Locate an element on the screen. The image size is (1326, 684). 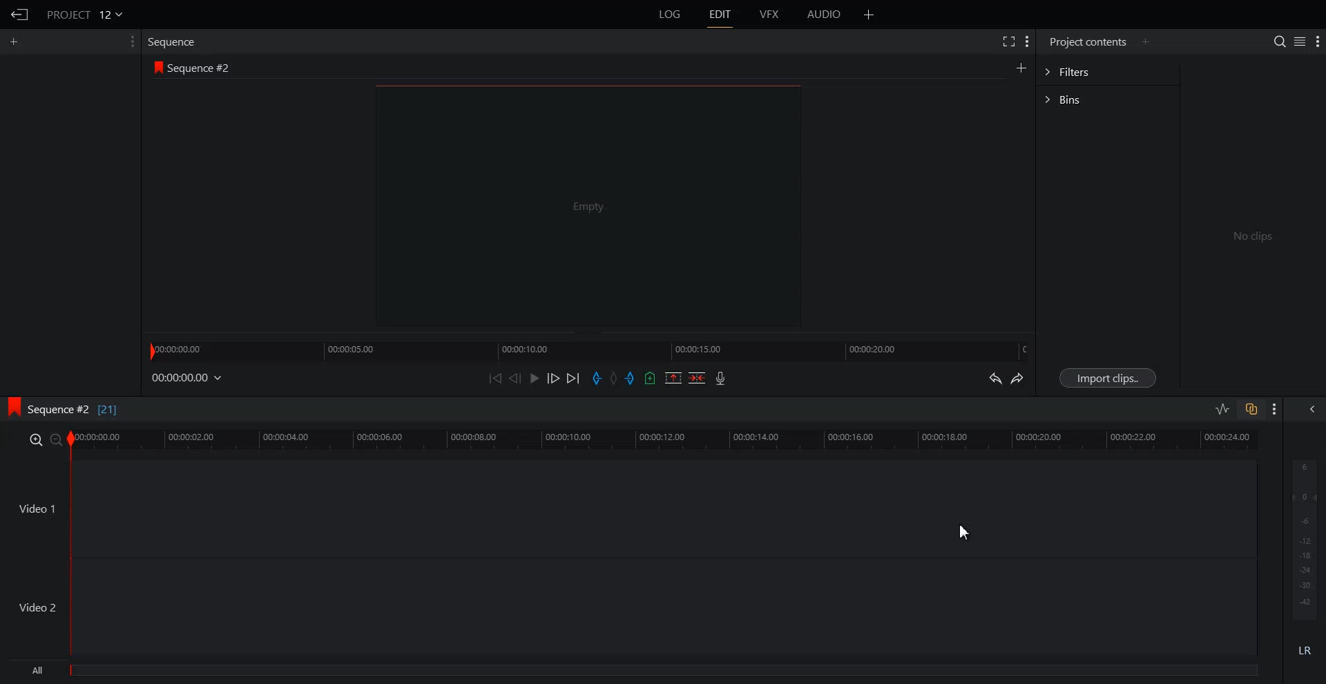
Slider is located at coordinates (589, 350).